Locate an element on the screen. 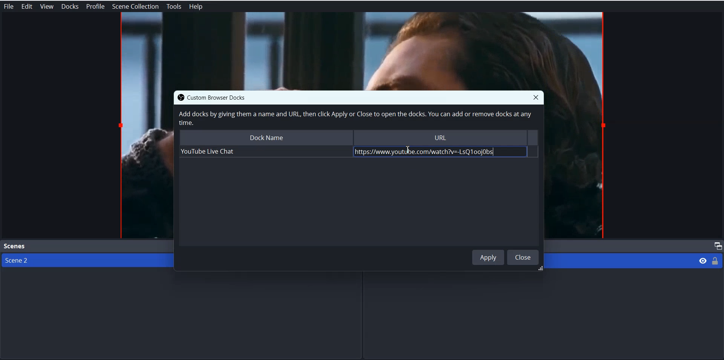 Image resolution: width=724 pixels, height=360 pixels. Text Cursor is located at coordinates (408, 149).